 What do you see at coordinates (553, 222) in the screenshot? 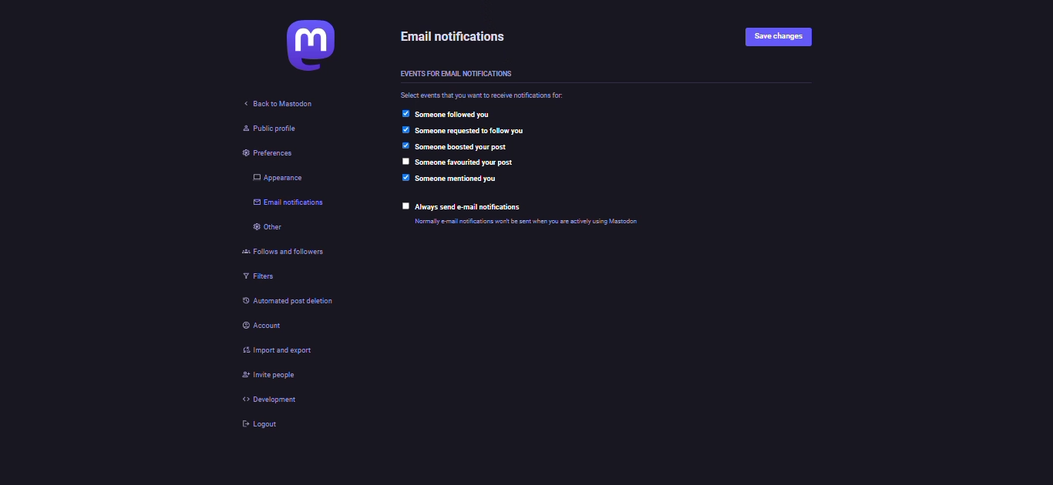
I see `info` at bounding box center [553, 222].